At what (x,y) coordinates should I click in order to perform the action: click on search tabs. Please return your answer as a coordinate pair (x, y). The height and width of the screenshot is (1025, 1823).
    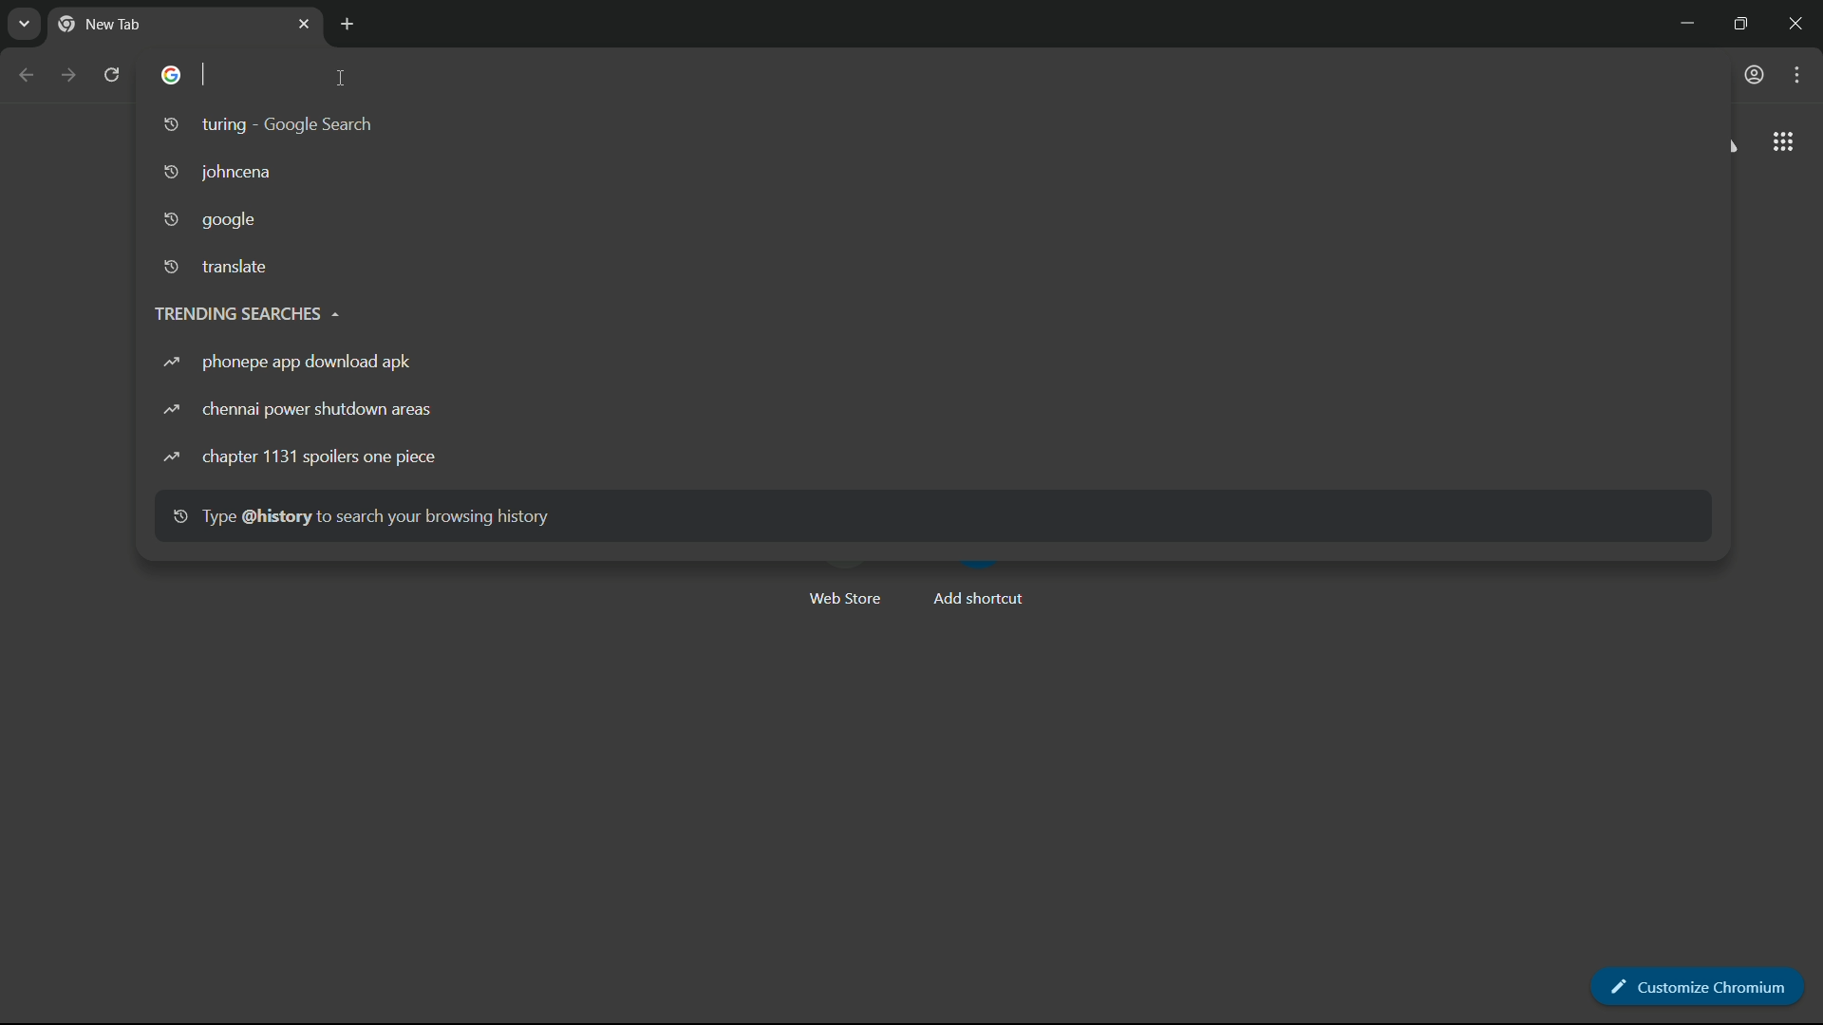
    Looking at the image, I should click on (25, 27).